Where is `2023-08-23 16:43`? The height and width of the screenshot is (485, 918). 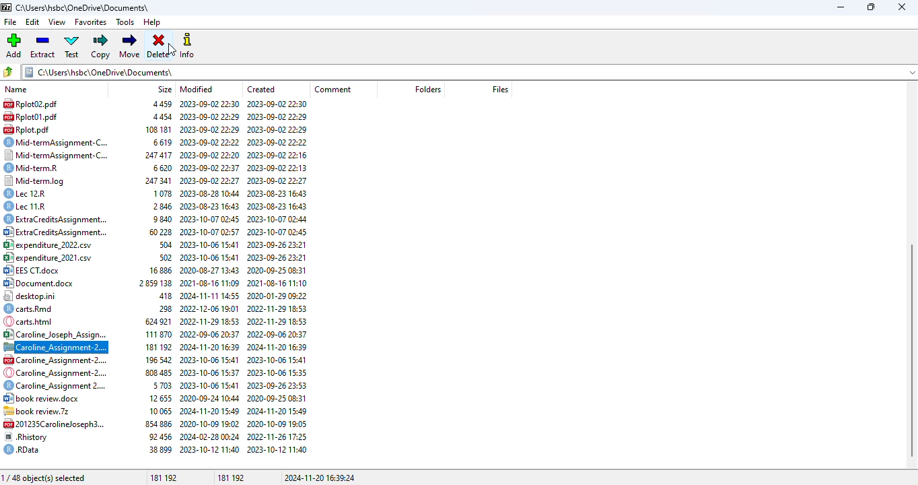 2023-08-23 16:43 is located at coordinates (280, 206).